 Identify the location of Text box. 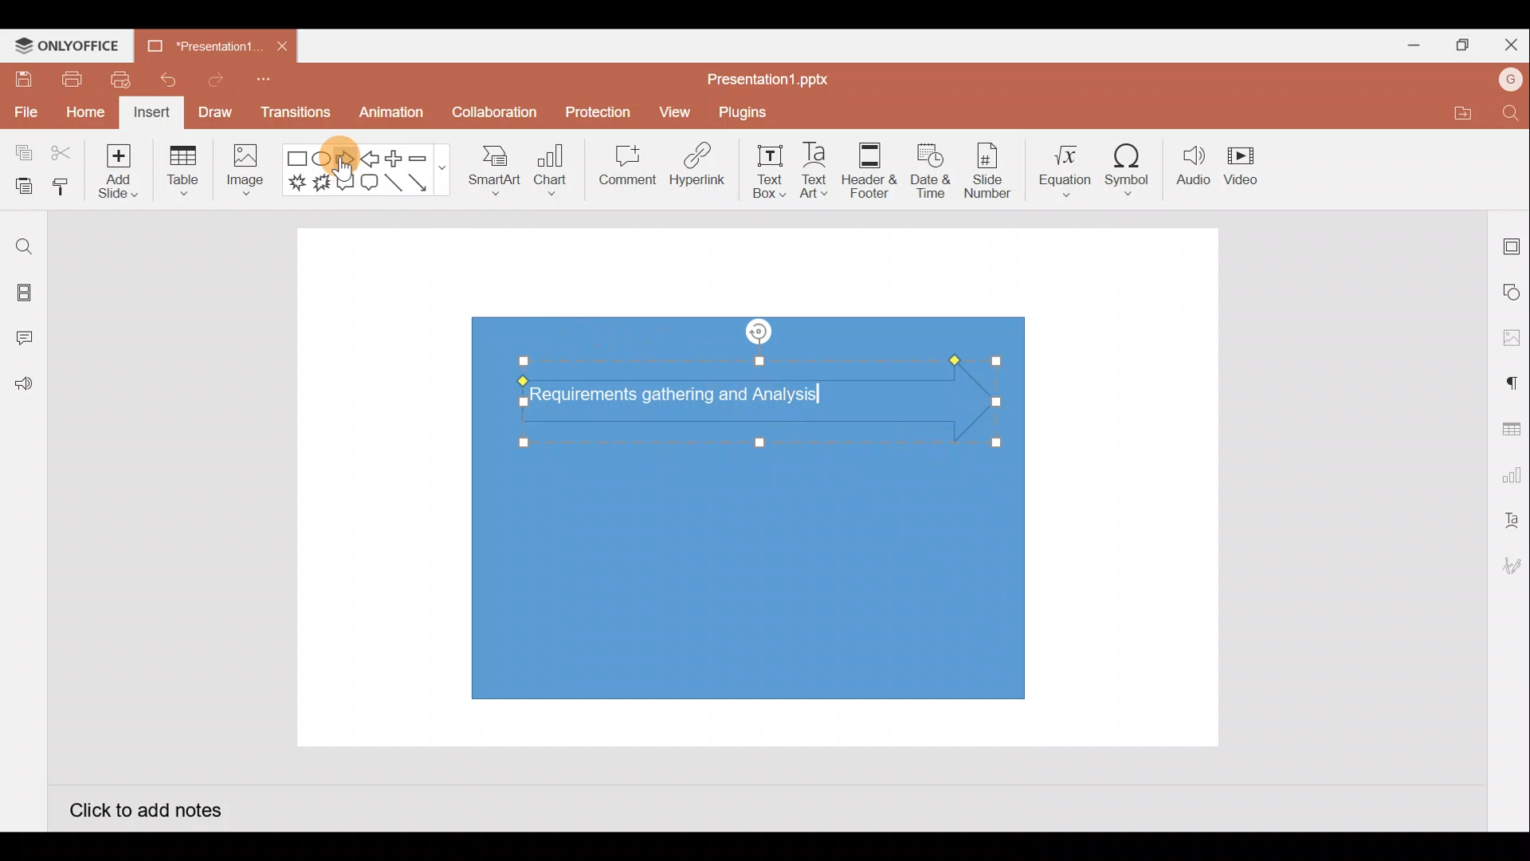
(771, 171).